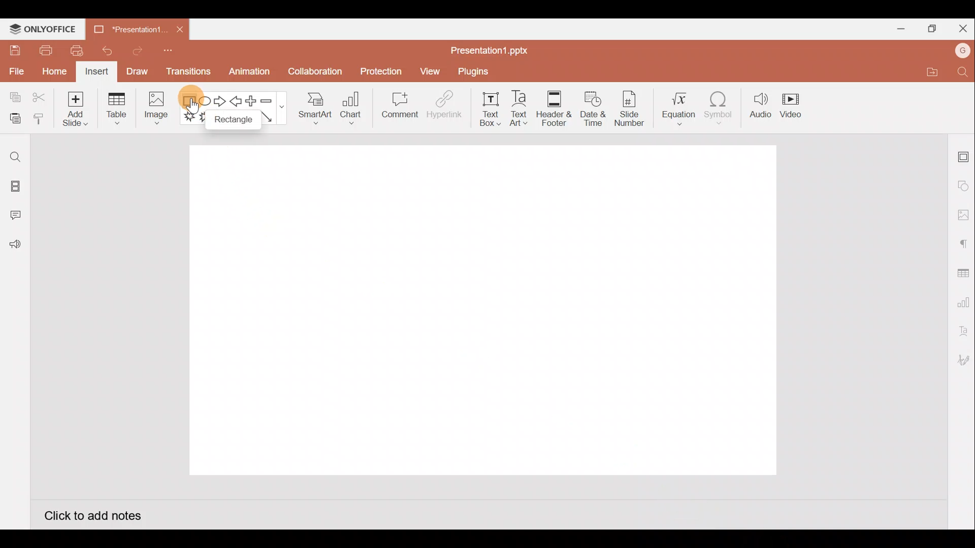 The image size is (975, 548). What do you see at coordinates (130, 26) in the screenshot?
I see `Presentation1...` at bounding box center [130, 26].